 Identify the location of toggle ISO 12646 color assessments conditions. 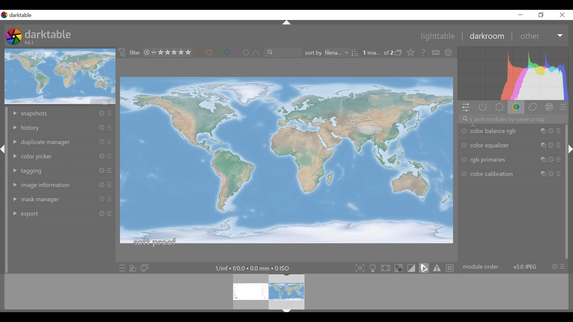
(374, 267).